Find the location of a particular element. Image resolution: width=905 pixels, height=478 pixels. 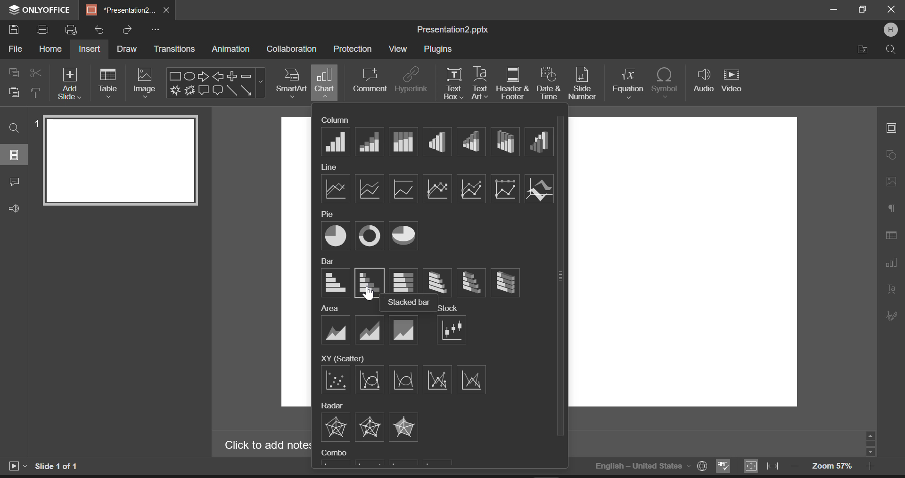

Plugins is located at coordinates (437, 50).